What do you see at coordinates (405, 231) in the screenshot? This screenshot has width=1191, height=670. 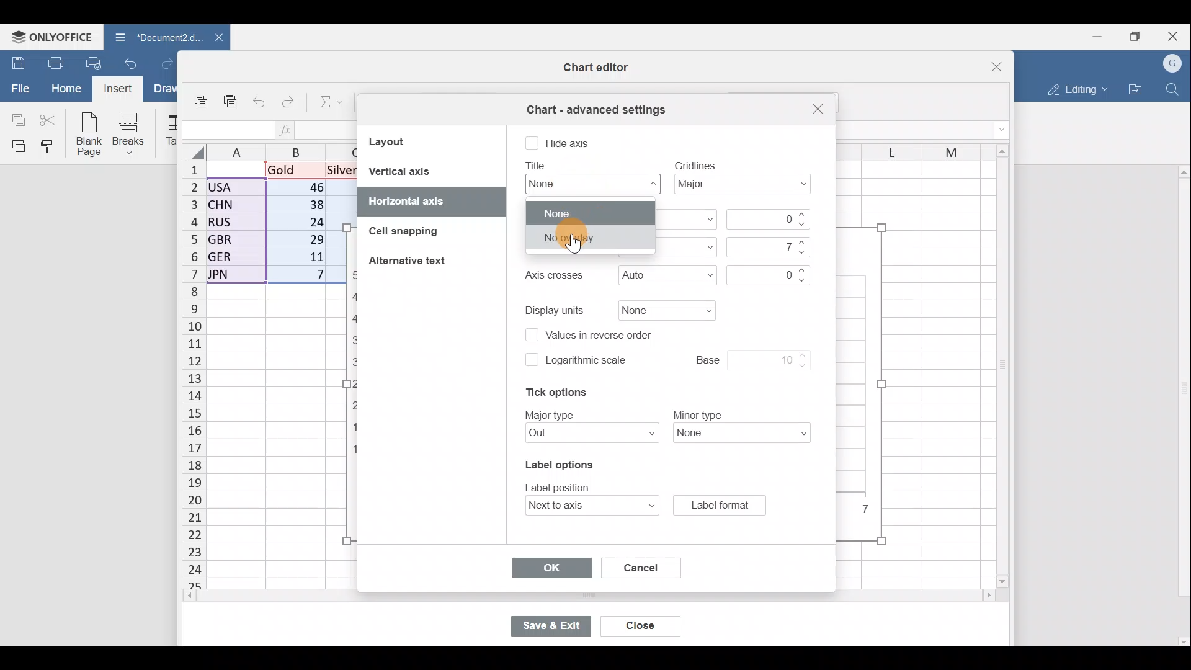 I see `Cell snapping` at bounding box center [405, 231].